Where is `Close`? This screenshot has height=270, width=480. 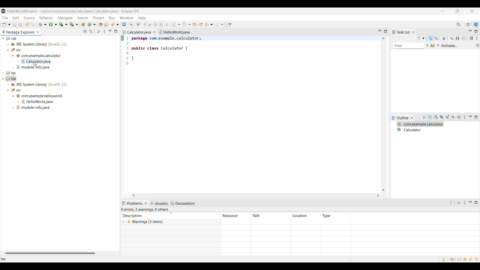 Close is located at coordinates (146, 203).